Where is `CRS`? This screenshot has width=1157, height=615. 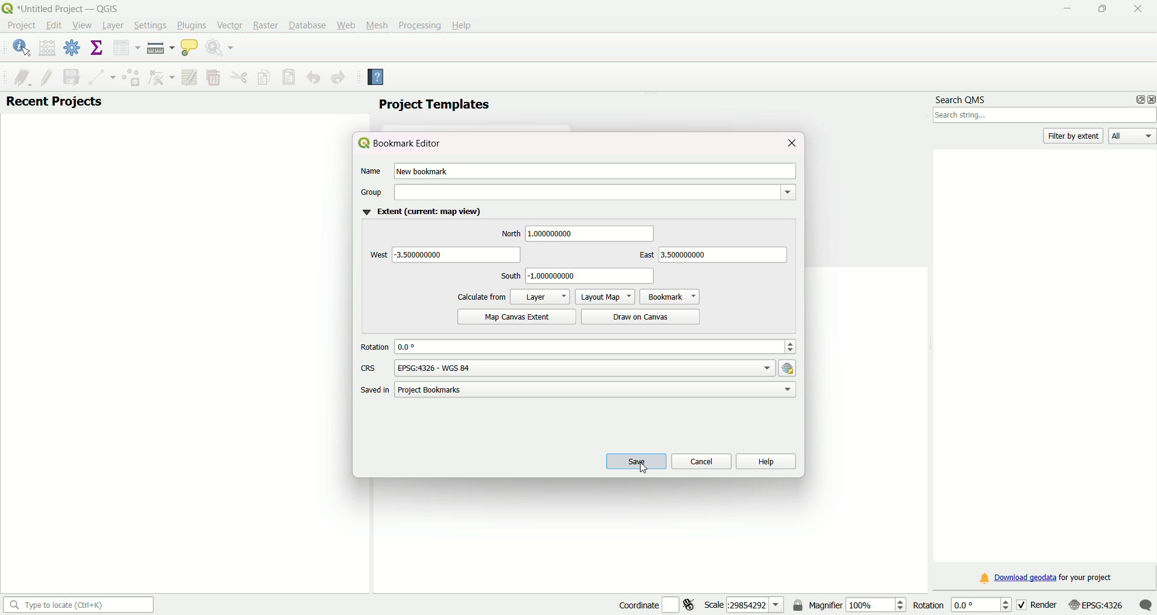 CRS is located at coordinates (369, 368).